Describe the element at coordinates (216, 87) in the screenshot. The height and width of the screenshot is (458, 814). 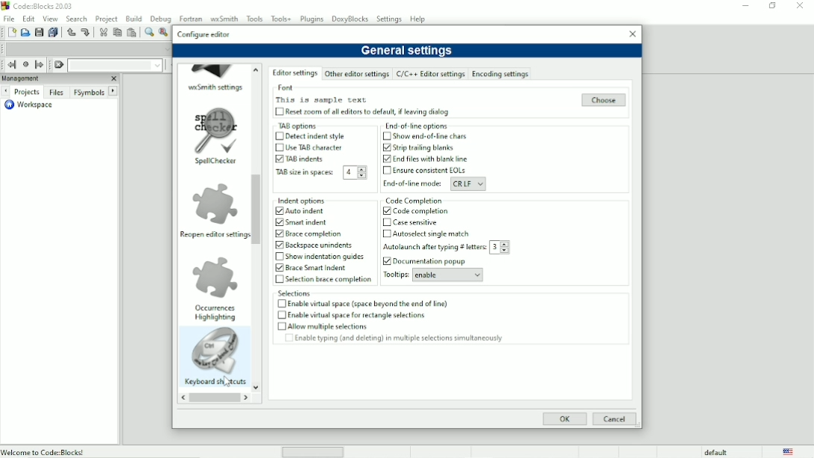
I see `wxSmith settings` at that location.